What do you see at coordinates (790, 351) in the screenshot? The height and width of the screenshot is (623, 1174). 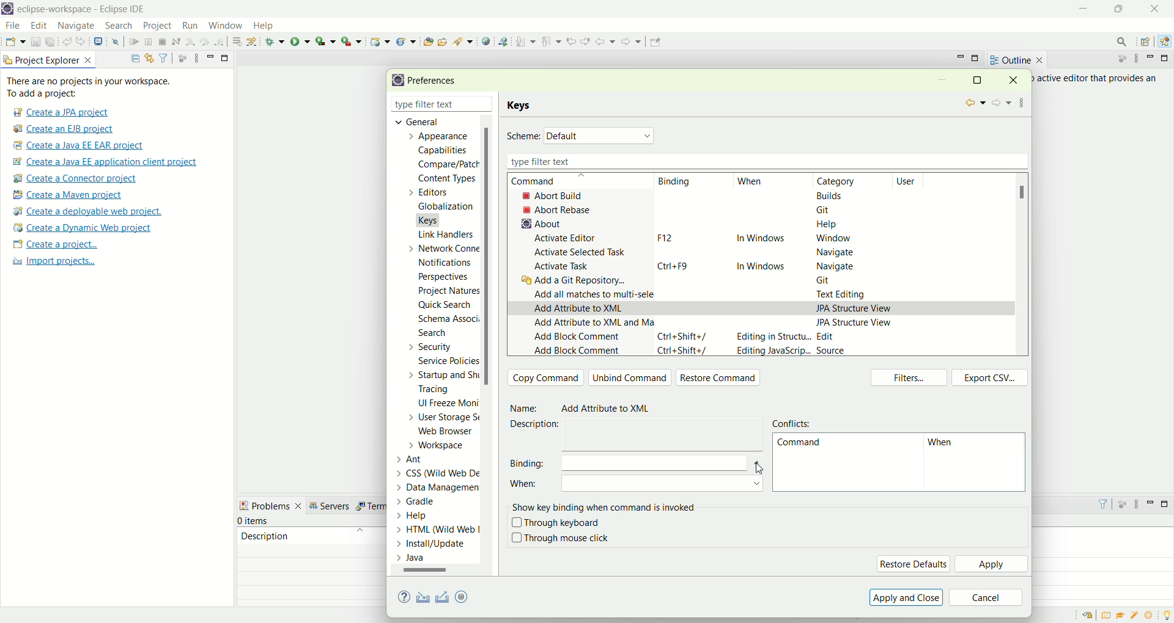 I see `editing javascript...Source` at bounding box center [790, 351].